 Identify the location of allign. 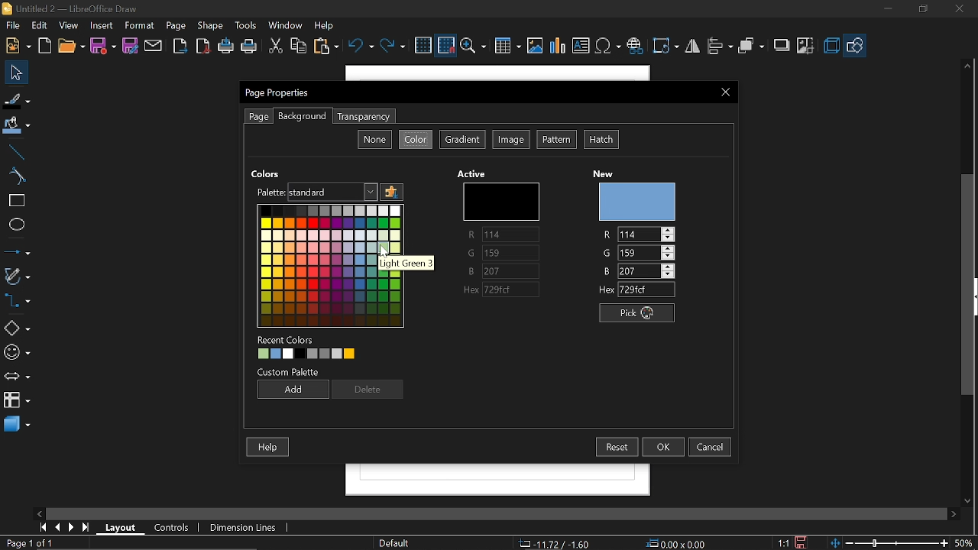
(720, 47).